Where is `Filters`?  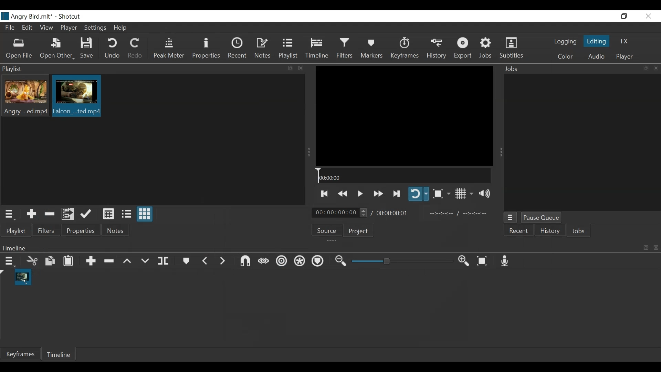
Filters is located at coordinates (45, 230).